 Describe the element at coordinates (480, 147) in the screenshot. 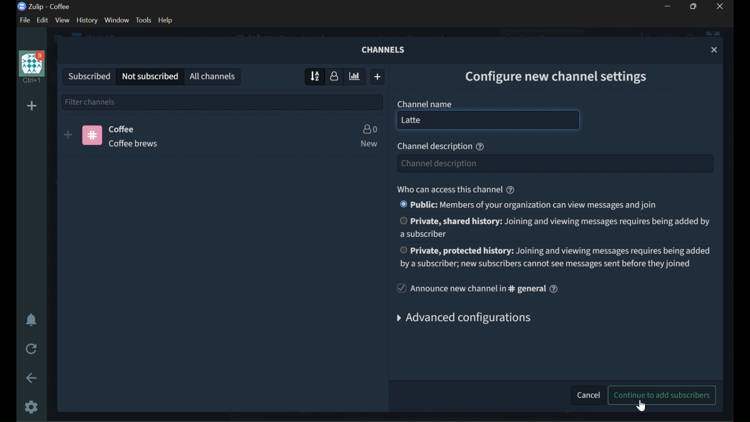

I see `help` at that location.